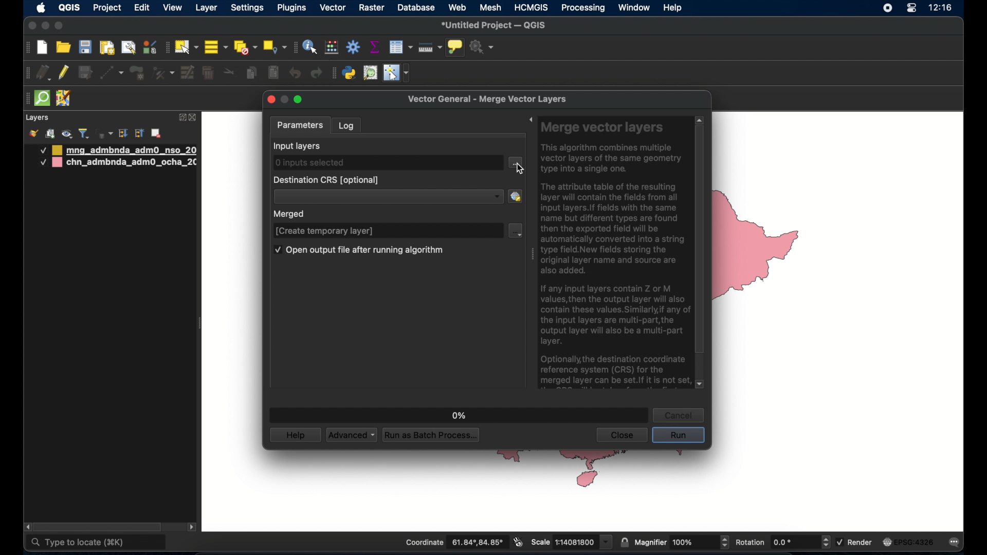  Describe the element at coordinates (699, 119) in the screenshot. I see `scroll up` at that location.